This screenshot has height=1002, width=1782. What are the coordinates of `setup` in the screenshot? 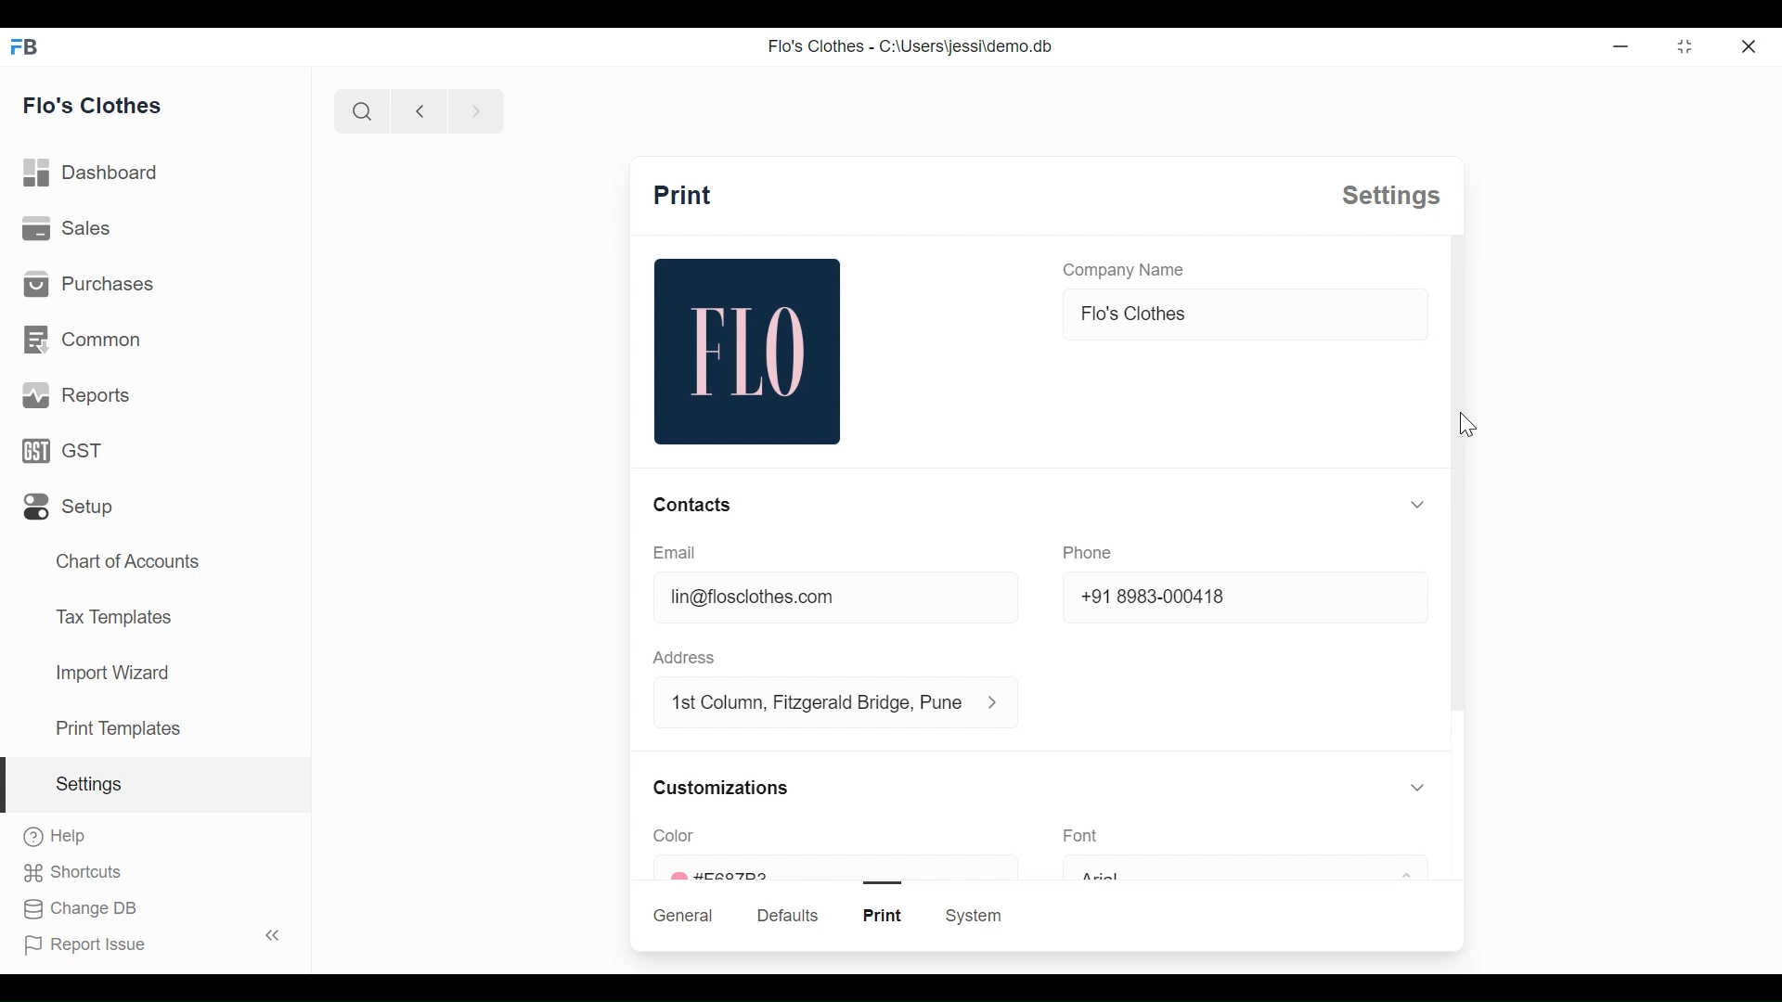 It's located at (69, 507).